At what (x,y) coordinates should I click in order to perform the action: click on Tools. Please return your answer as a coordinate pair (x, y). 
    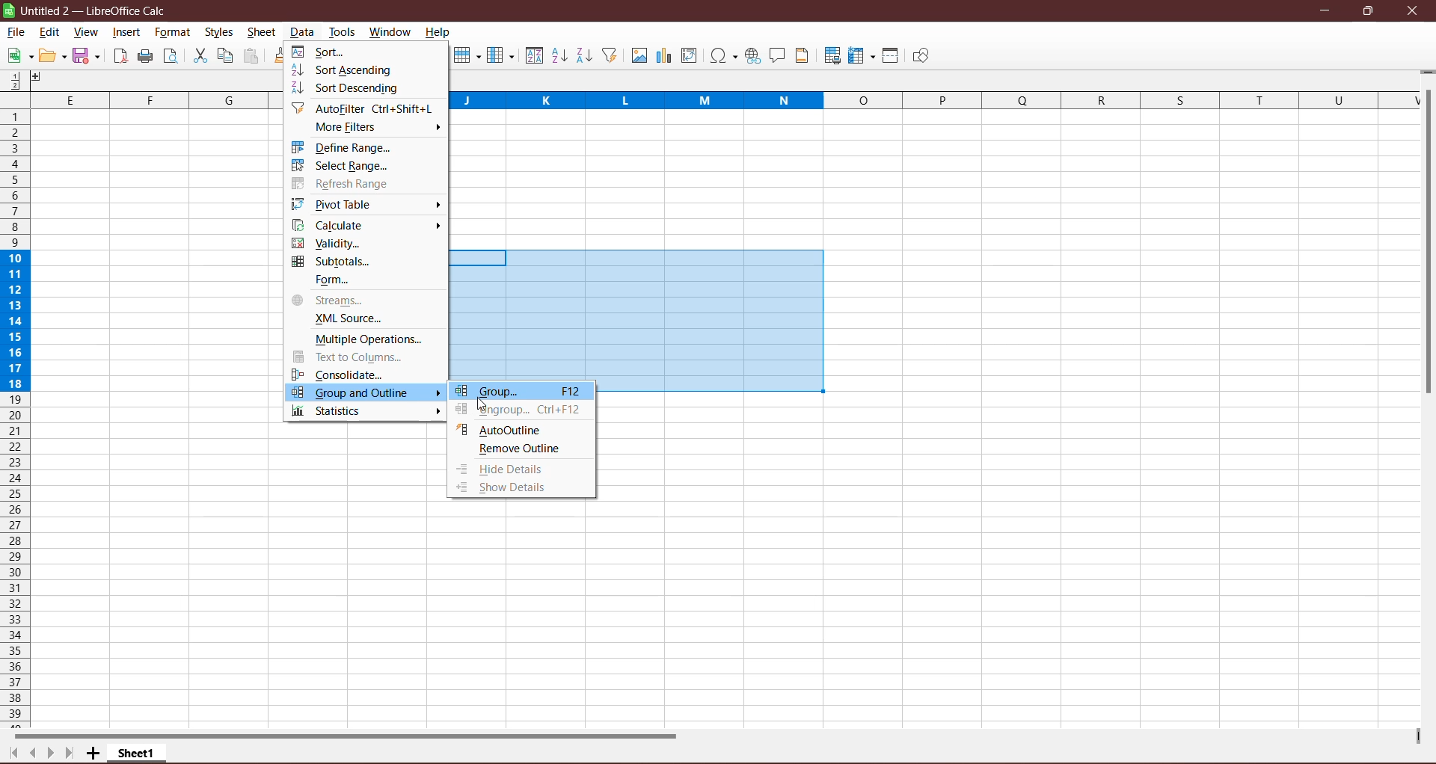
    Looking at the image, I should click on (343, 31).